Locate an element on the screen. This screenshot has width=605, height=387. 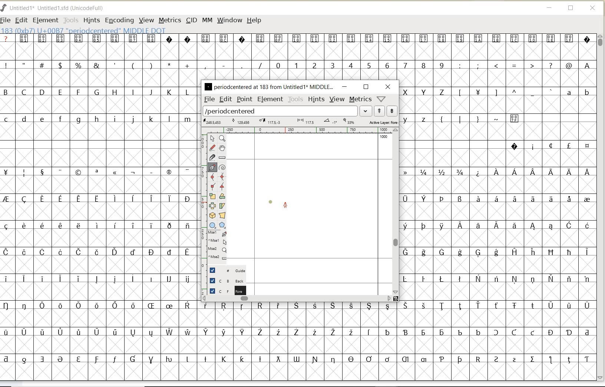
background is located at coordinates (224, 281).